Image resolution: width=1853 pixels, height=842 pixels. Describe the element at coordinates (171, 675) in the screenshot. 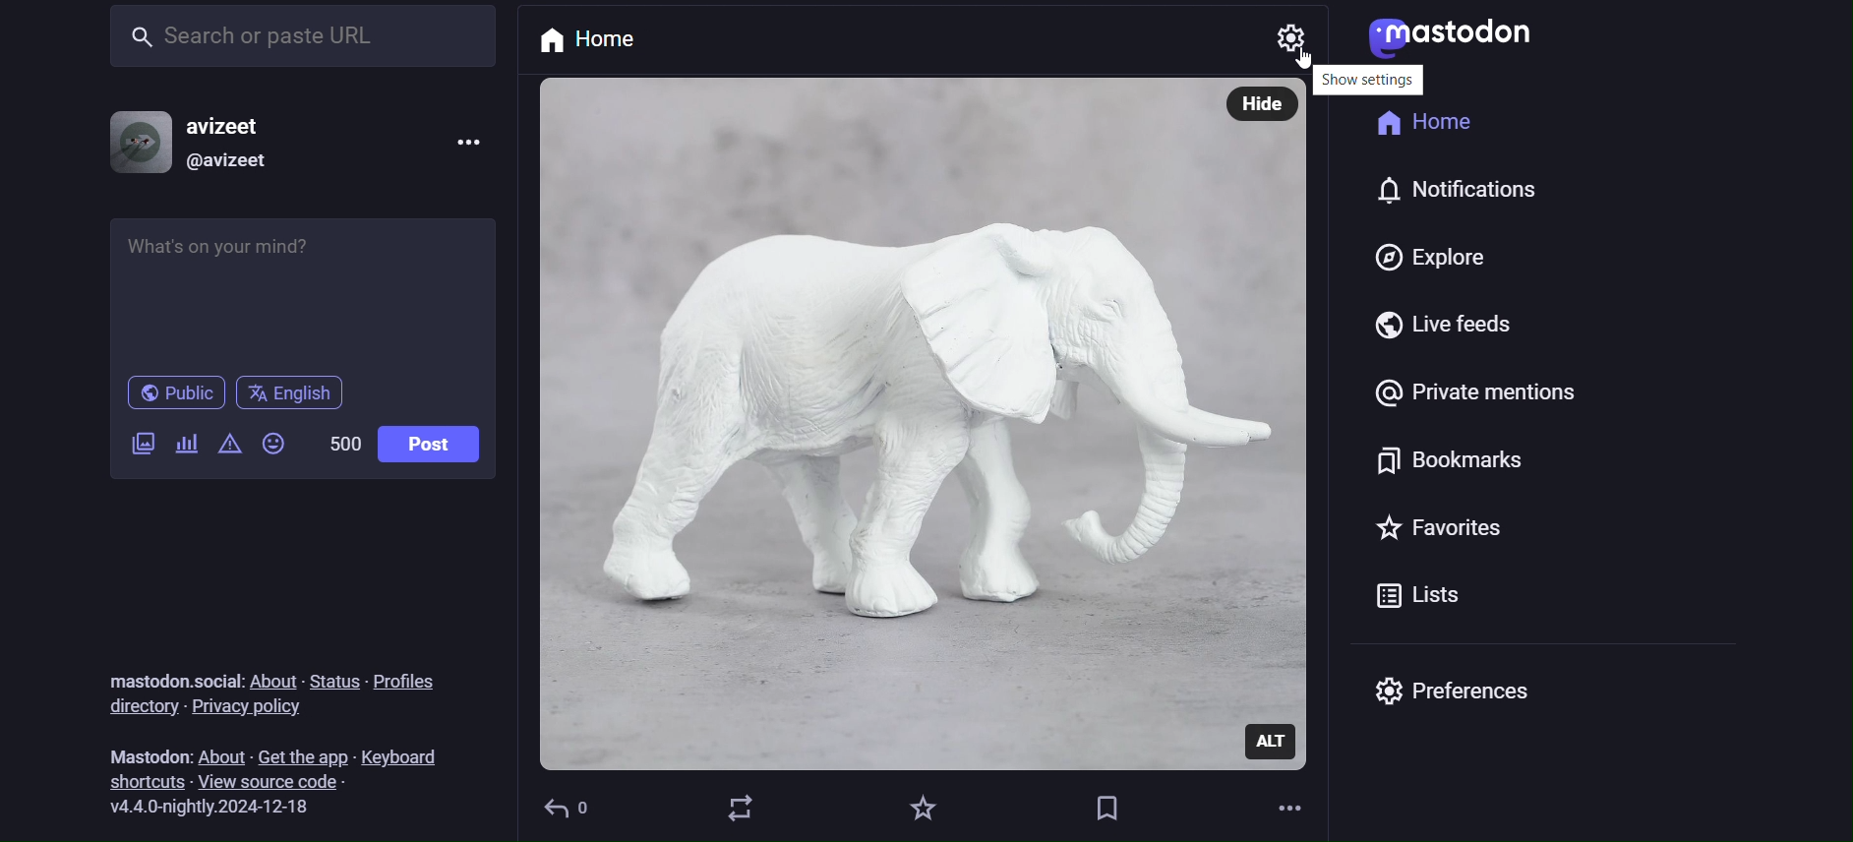

I see `mastodon.social` at that location.